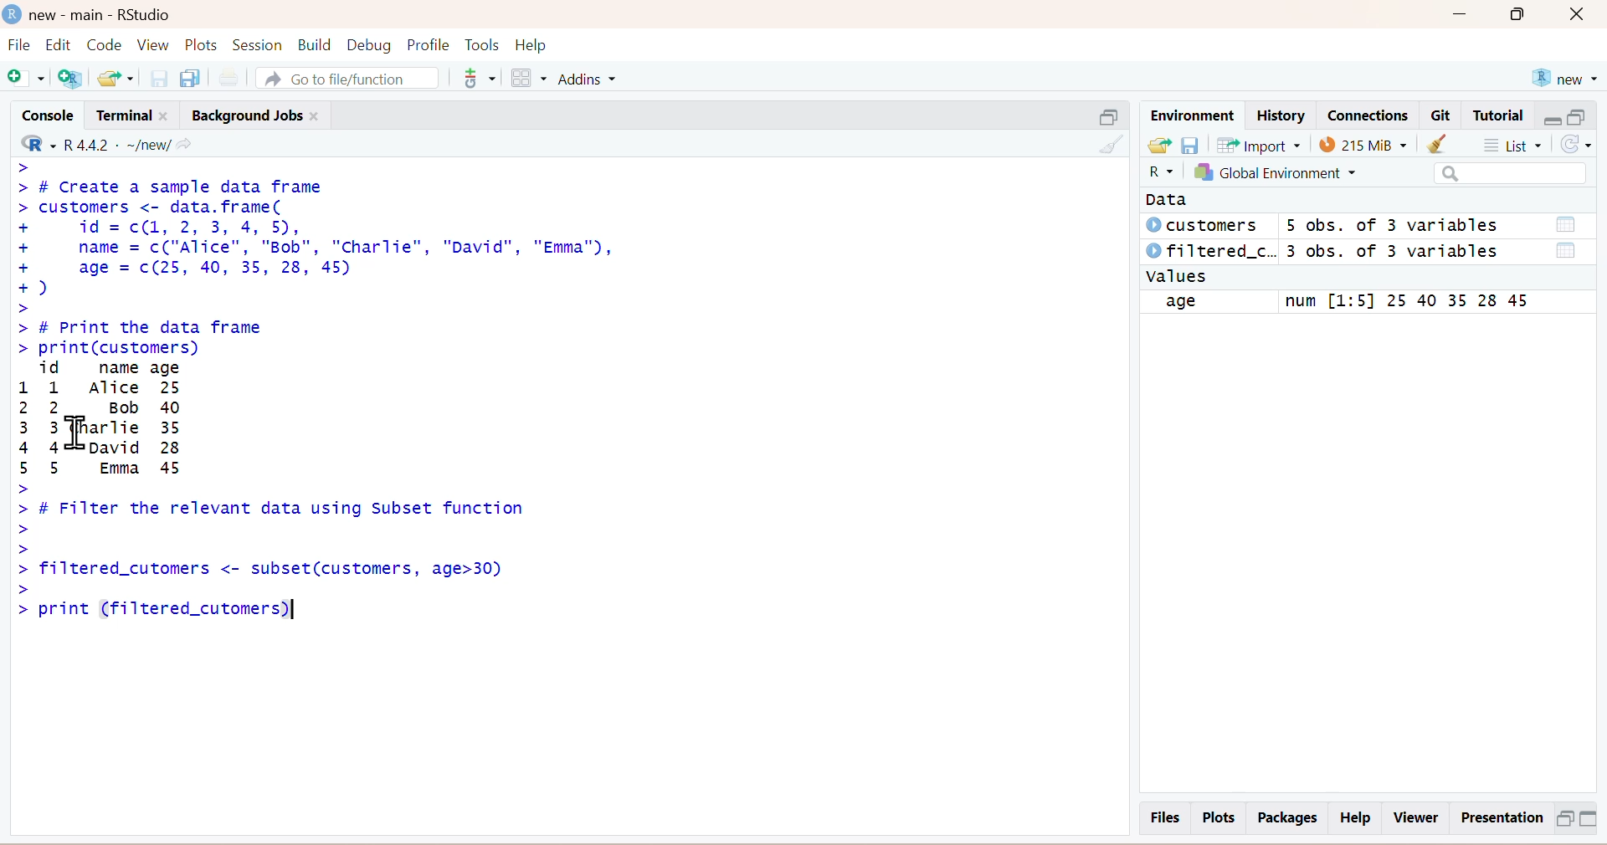 The image size is (1607, 845). What do you see at coordinates (1107, 143) in the screenshot?
I see `Clear Console` at bounding box center [1107, 143].